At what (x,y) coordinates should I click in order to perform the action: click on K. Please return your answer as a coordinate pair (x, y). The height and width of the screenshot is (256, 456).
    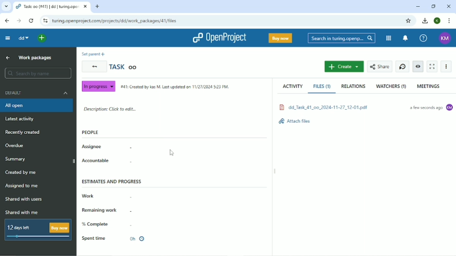
    Looking at the image, I should click on (437, 21).